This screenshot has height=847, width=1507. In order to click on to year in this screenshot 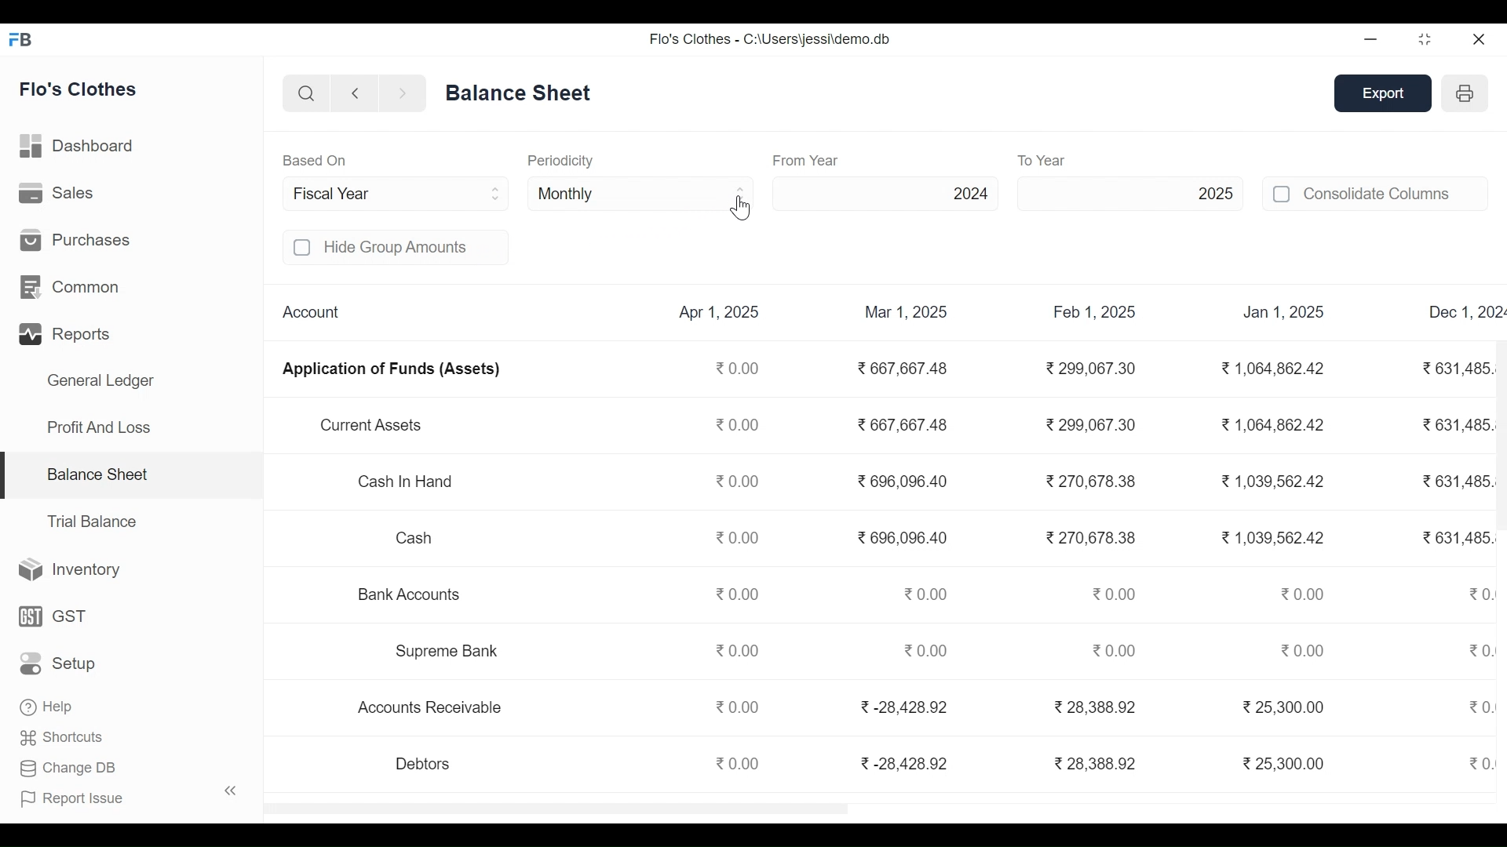, I will do `click(1075, 160)`.